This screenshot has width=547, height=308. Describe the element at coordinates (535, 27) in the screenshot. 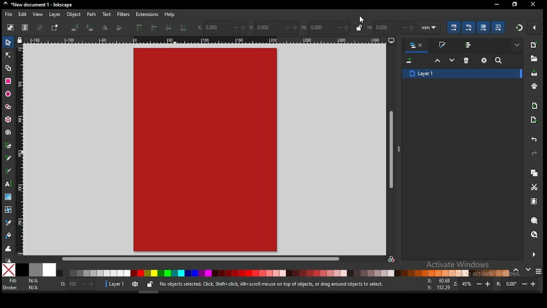

I see `snap options` at that location.